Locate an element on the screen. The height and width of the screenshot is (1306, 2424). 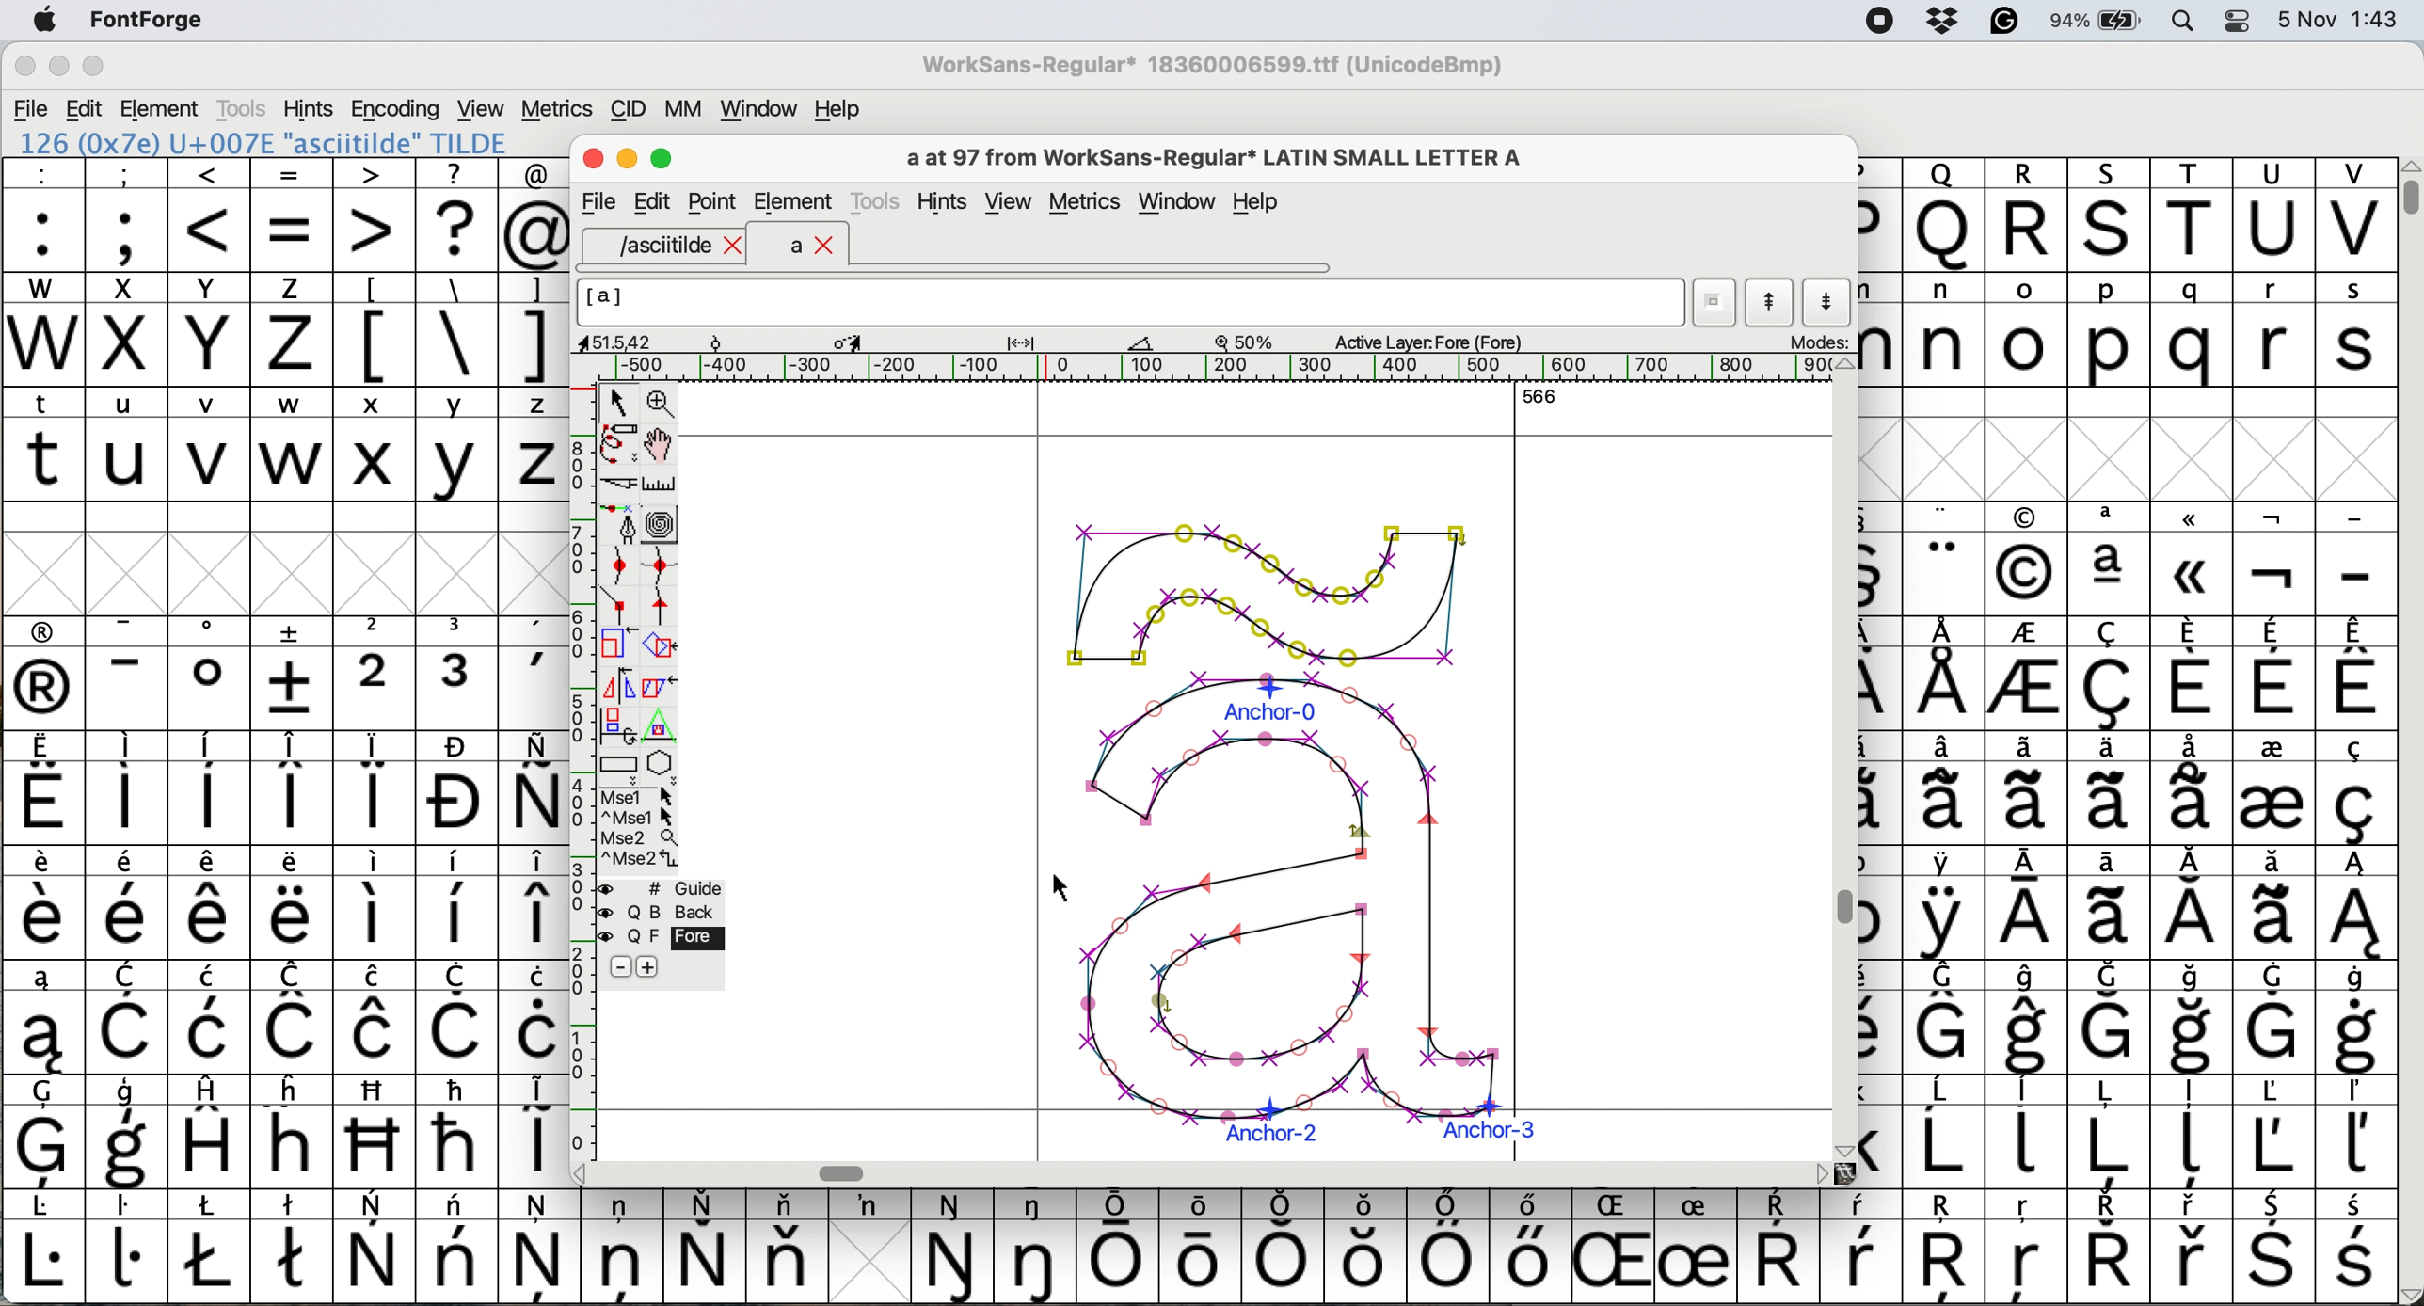
symbol is located at coordinates (2108, 1247).